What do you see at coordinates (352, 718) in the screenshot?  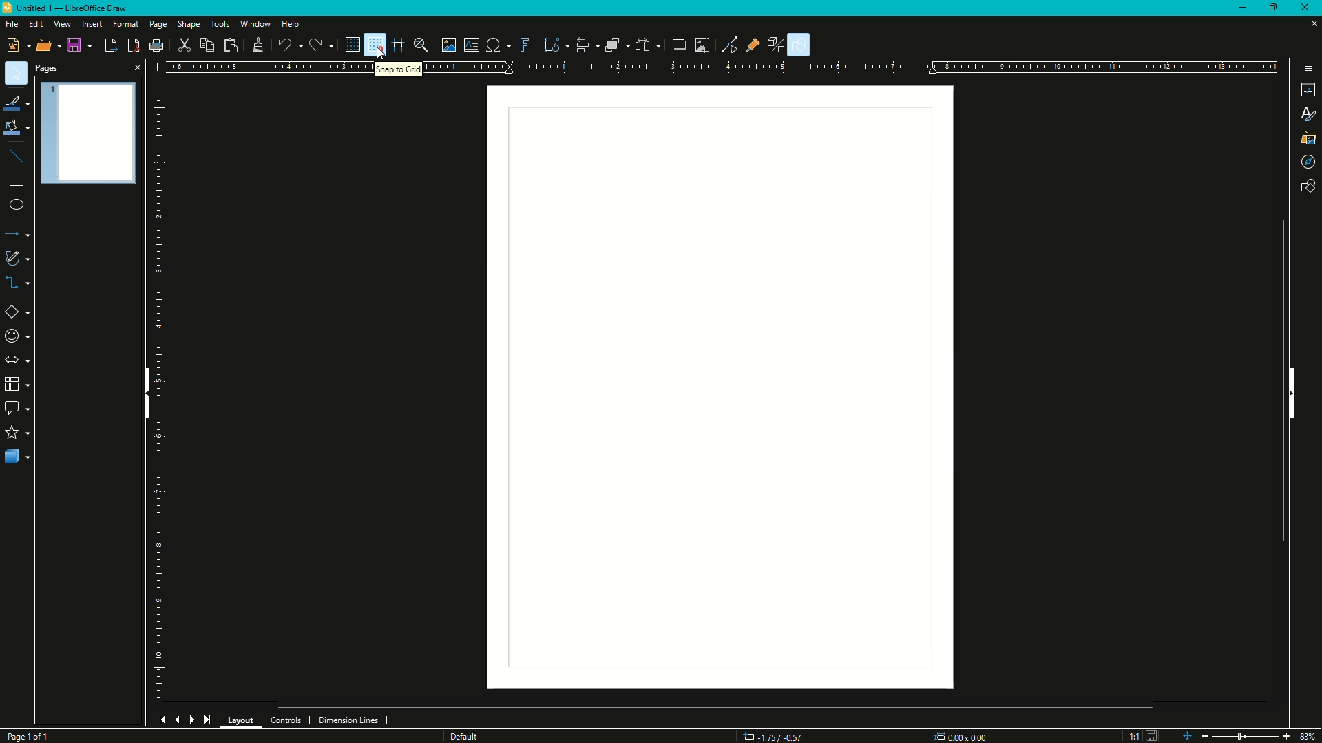 I see `Dimension Lines` at bounding box center [352, 718].